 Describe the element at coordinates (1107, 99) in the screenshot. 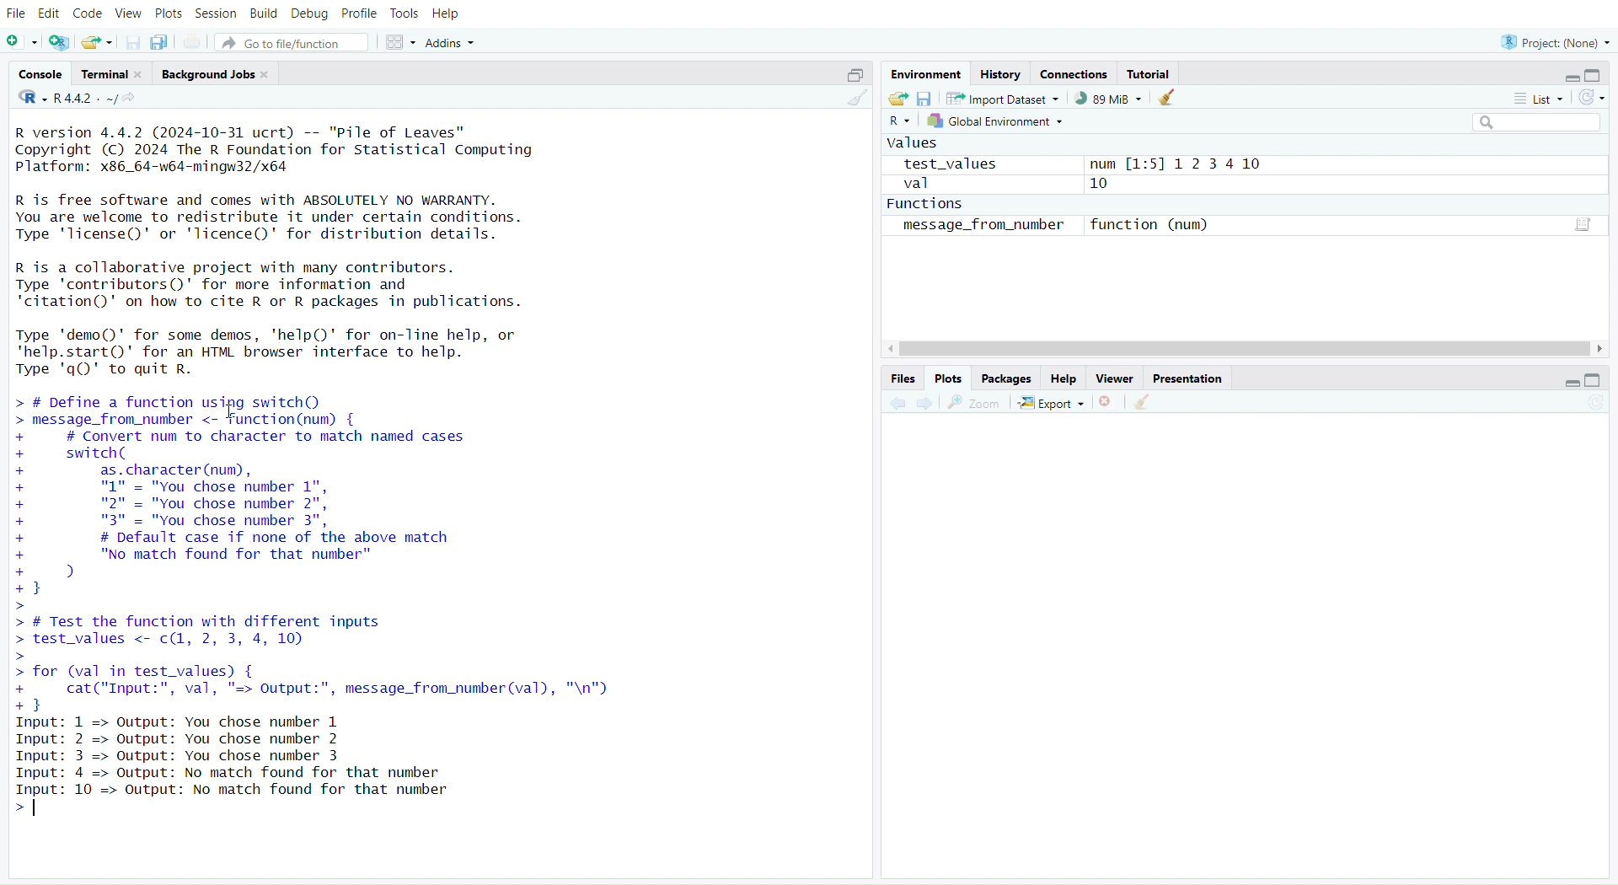

I see `89kib used by R session (Source: Windows System)` at that location.